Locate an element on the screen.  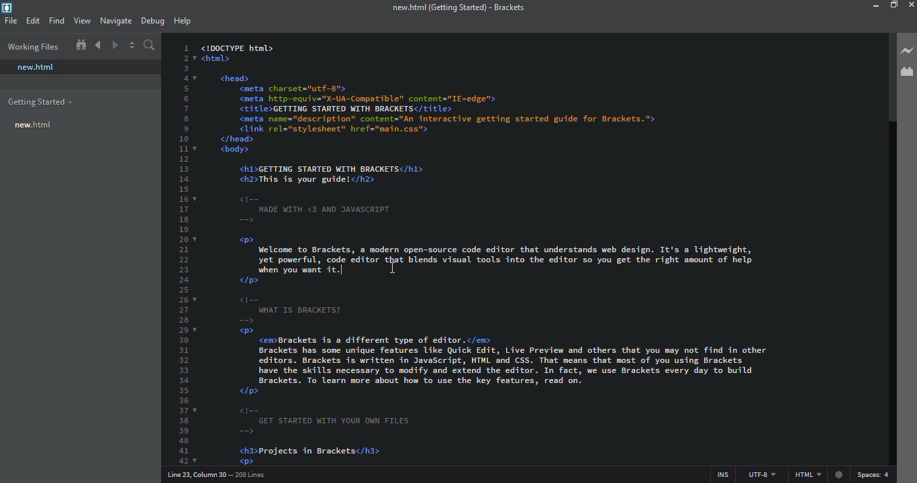
working files is located at coordinates (35, 47).